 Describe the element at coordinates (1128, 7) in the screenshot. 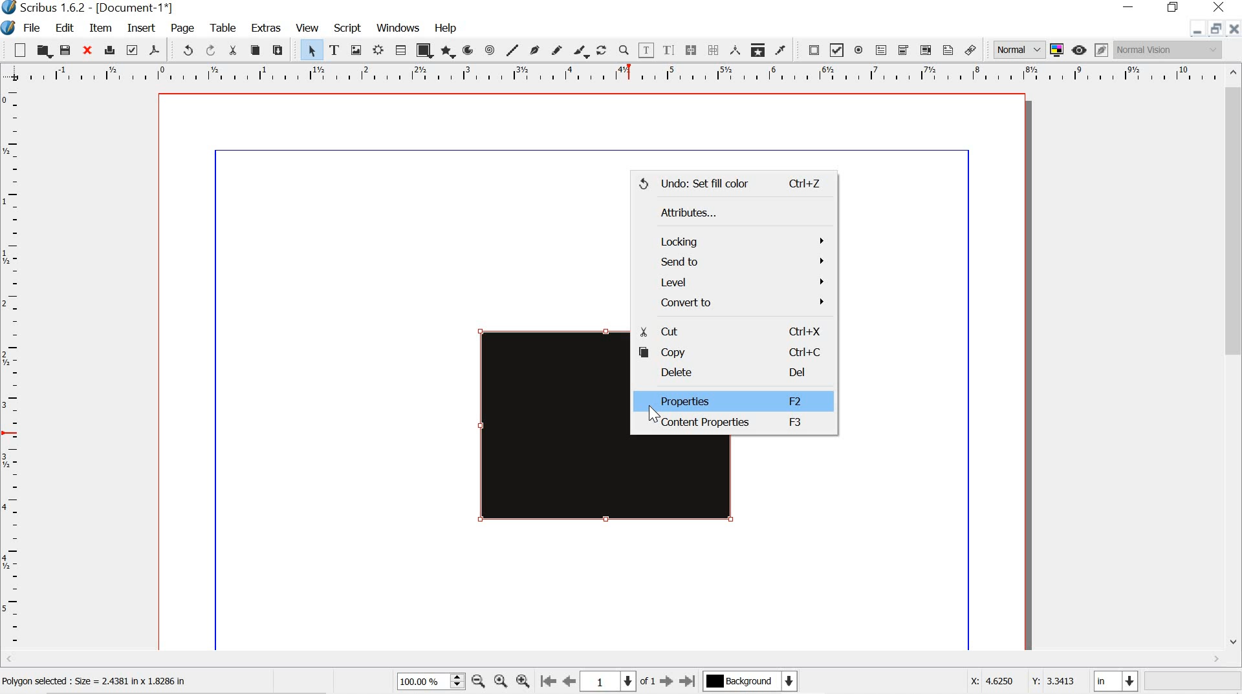

I see `minimize` at that location.